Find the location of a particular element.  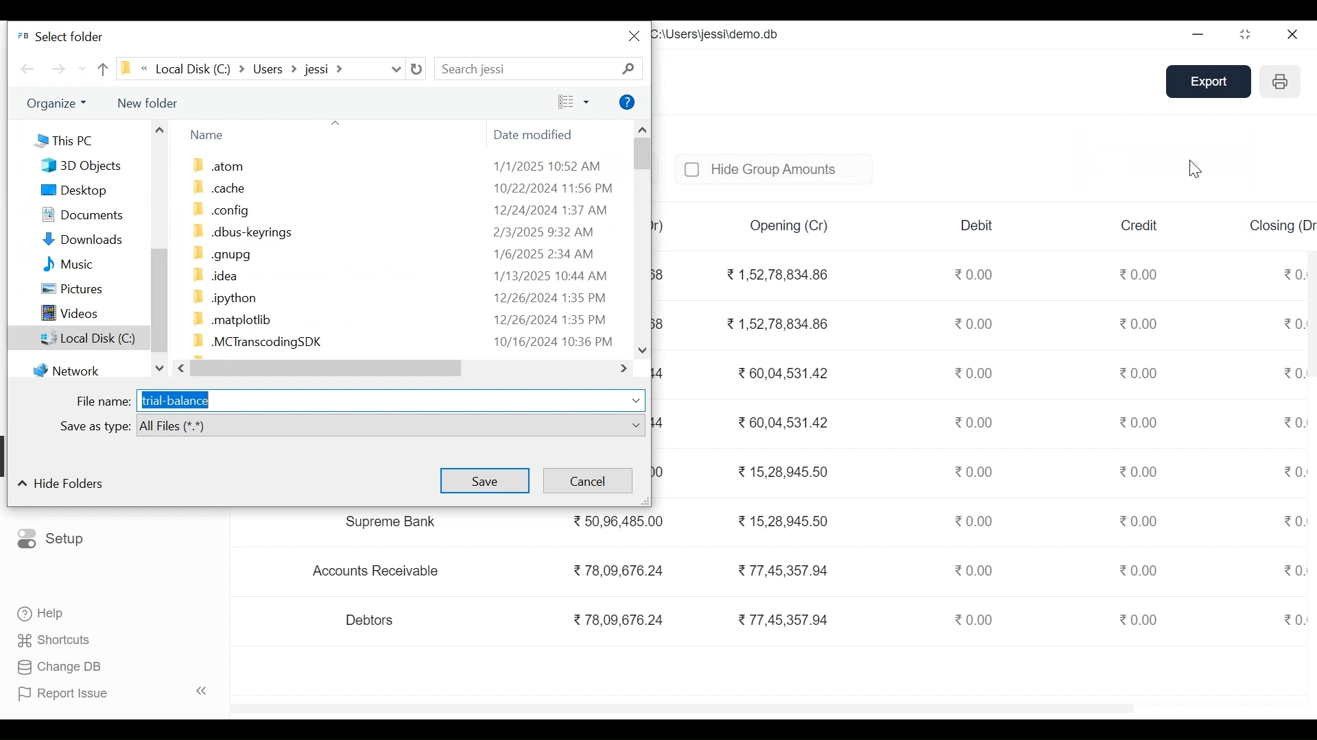

78,09,676.24 is located at coordinates (617, 569).